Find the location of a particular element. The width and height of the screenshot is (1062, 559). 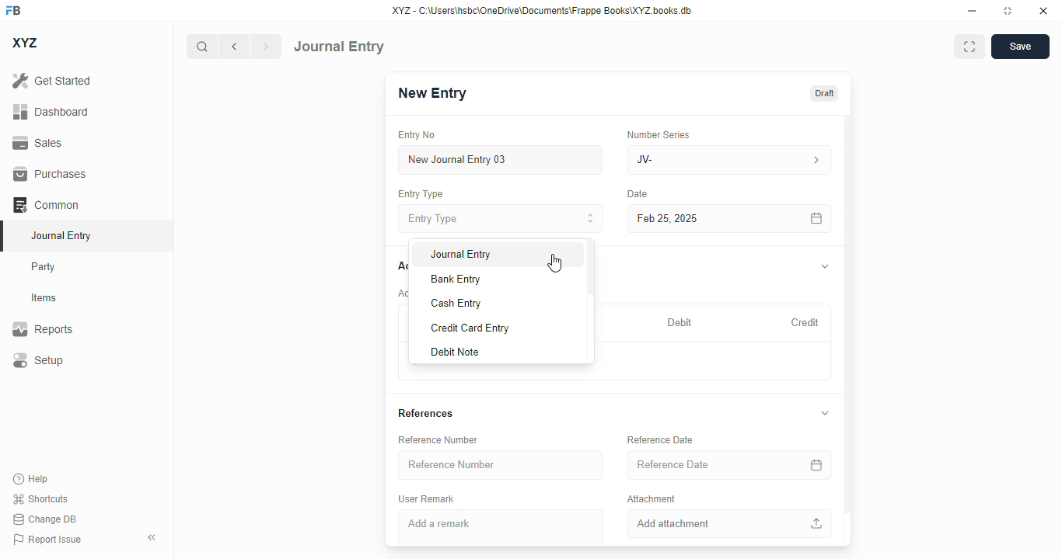

dashboard is located at coordinates (51, 112).